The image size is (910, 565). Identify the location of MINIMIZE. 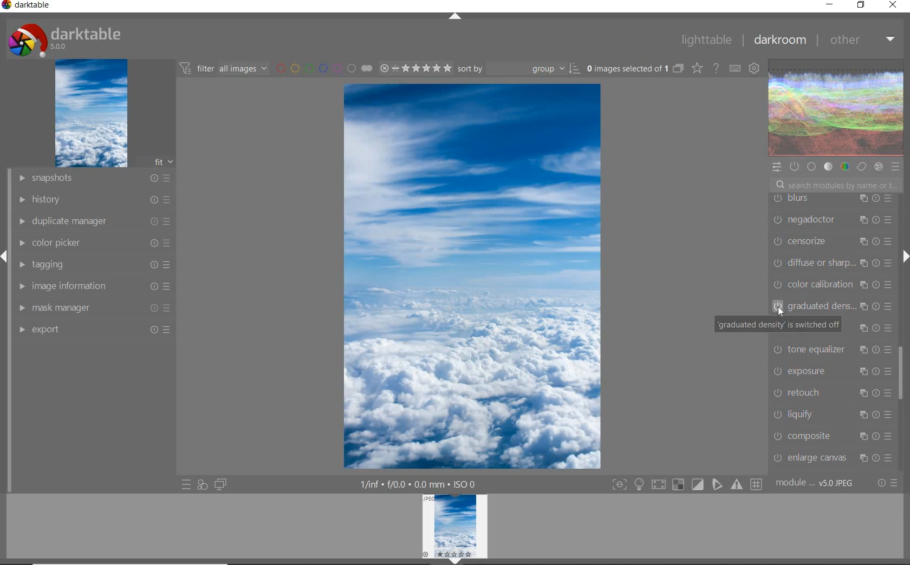
(829, 4).